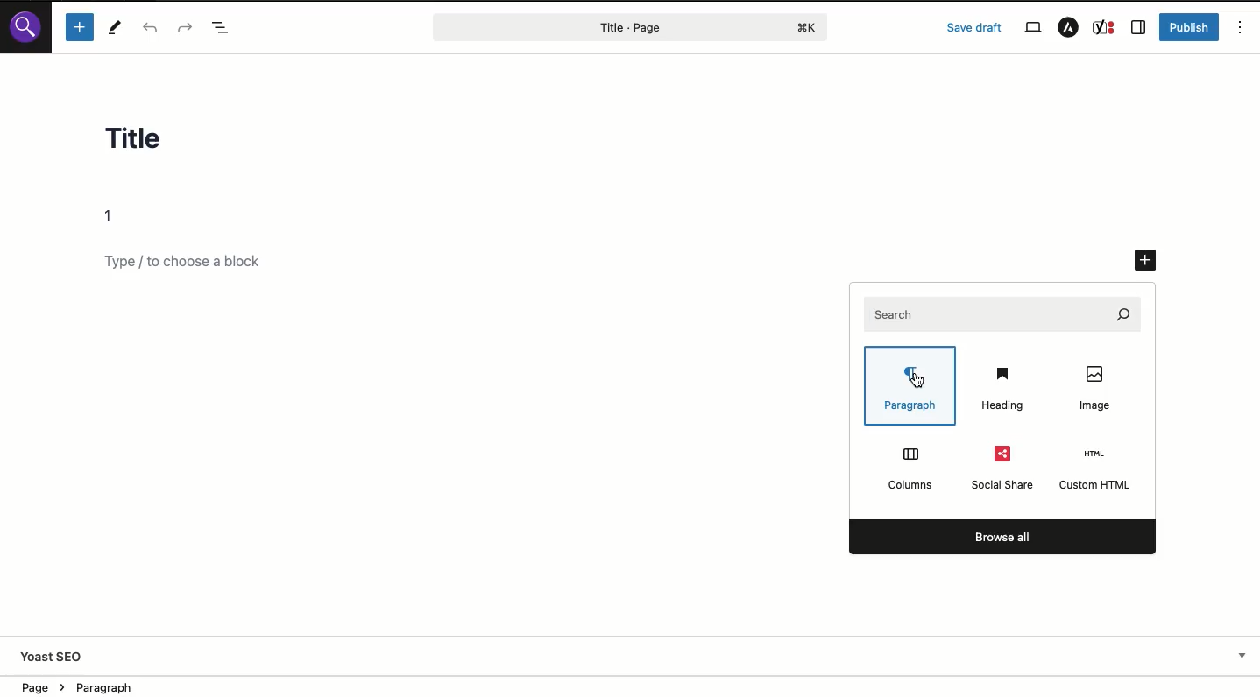 The height and width of the screenshot is (697, 1260). Describe the element at coordinates (1191, 27) in the screenshot. I see `Publish` at that location.